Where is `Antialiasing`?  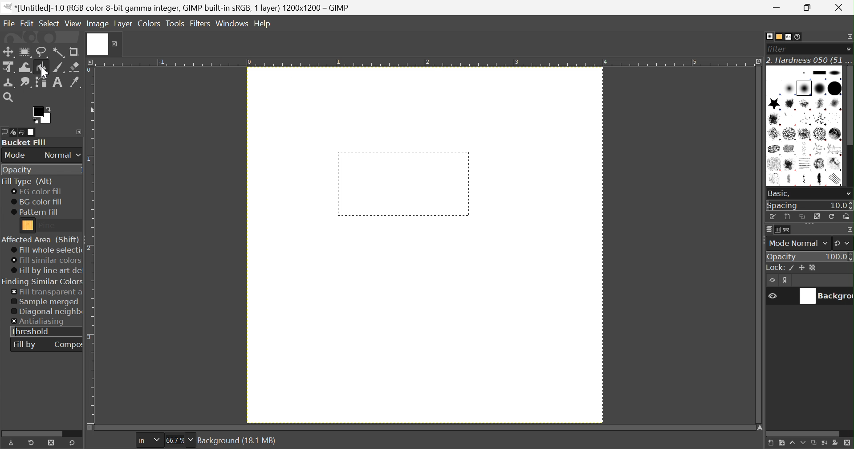 Antialiasing is located at coordinates (39, 322).